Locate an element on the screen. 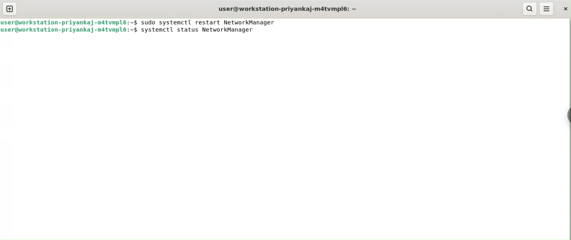 The height and width of the screenshot is (240, 571). new tab is located at coordinates (9, 9).